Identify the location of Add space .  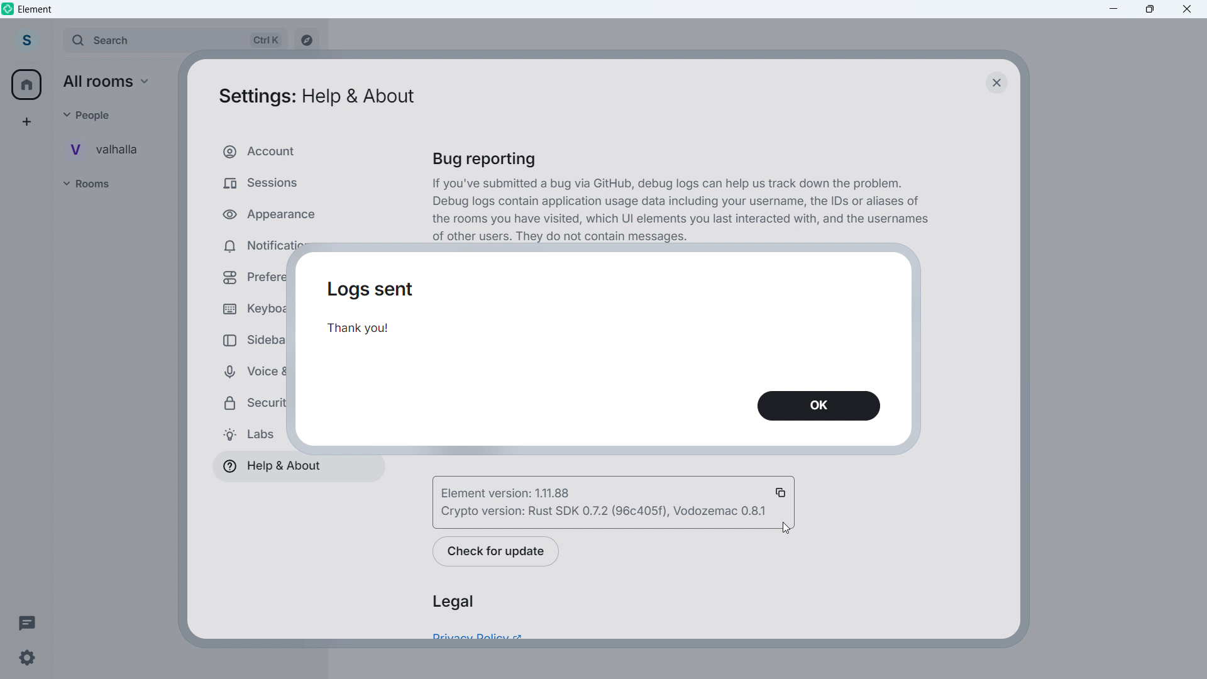
(25, 121).